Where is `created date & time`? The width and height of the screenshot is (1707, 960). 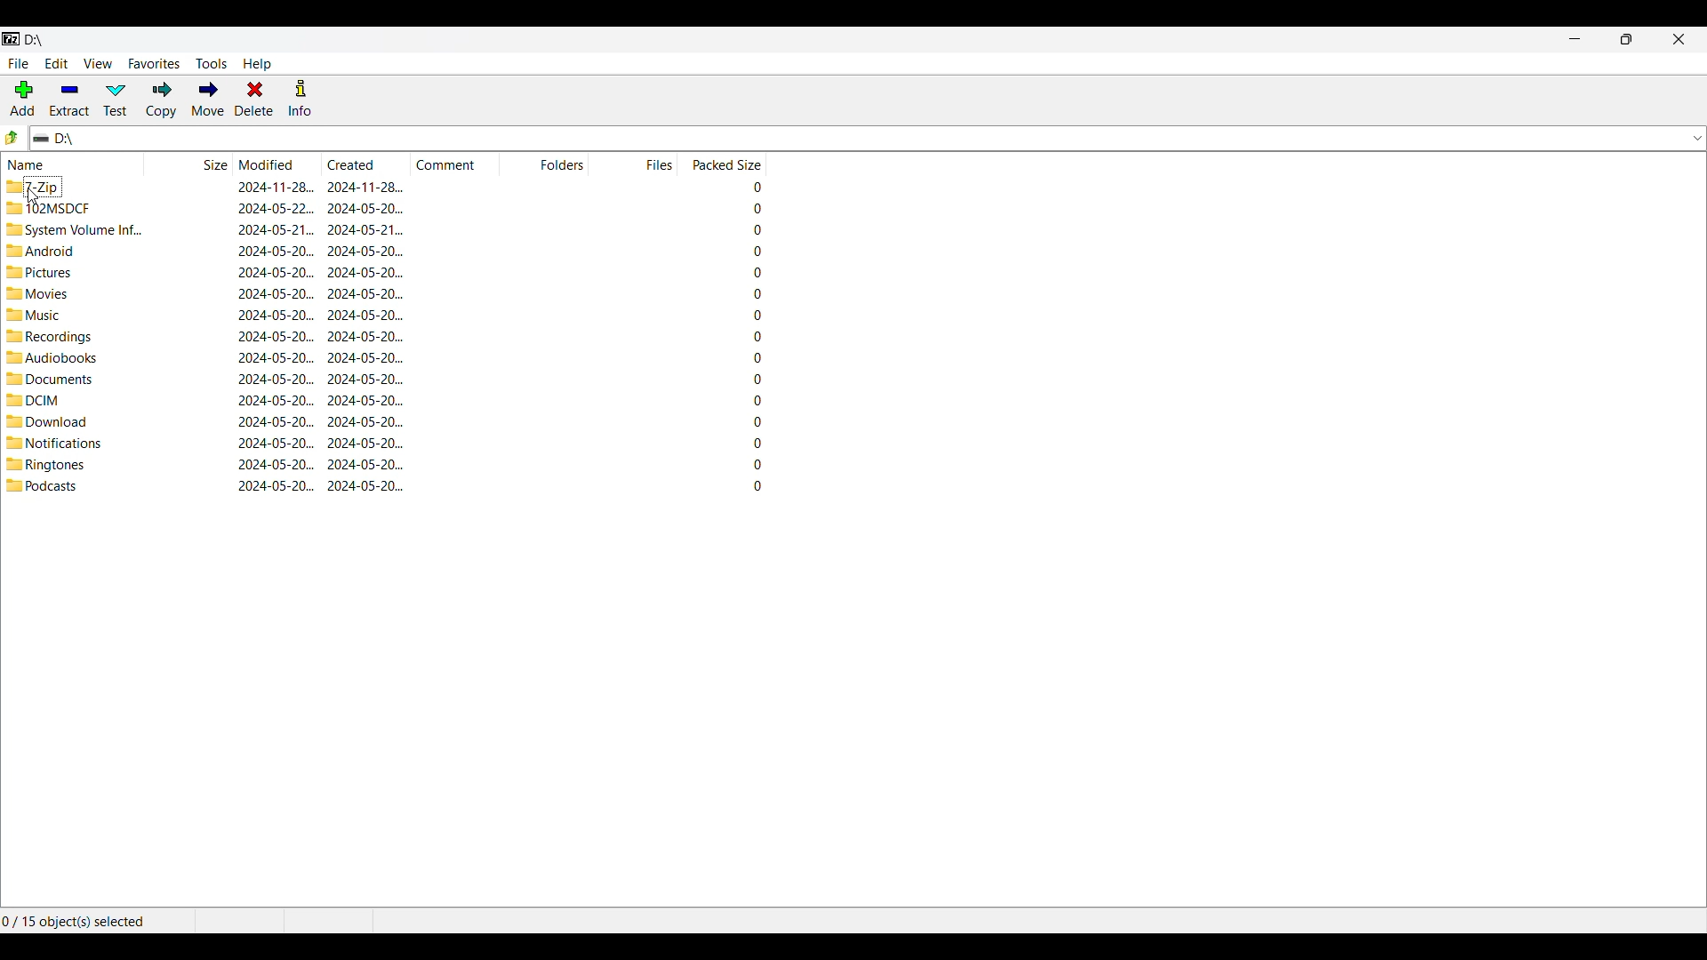
created date & time is located at coordinates (365, 315).